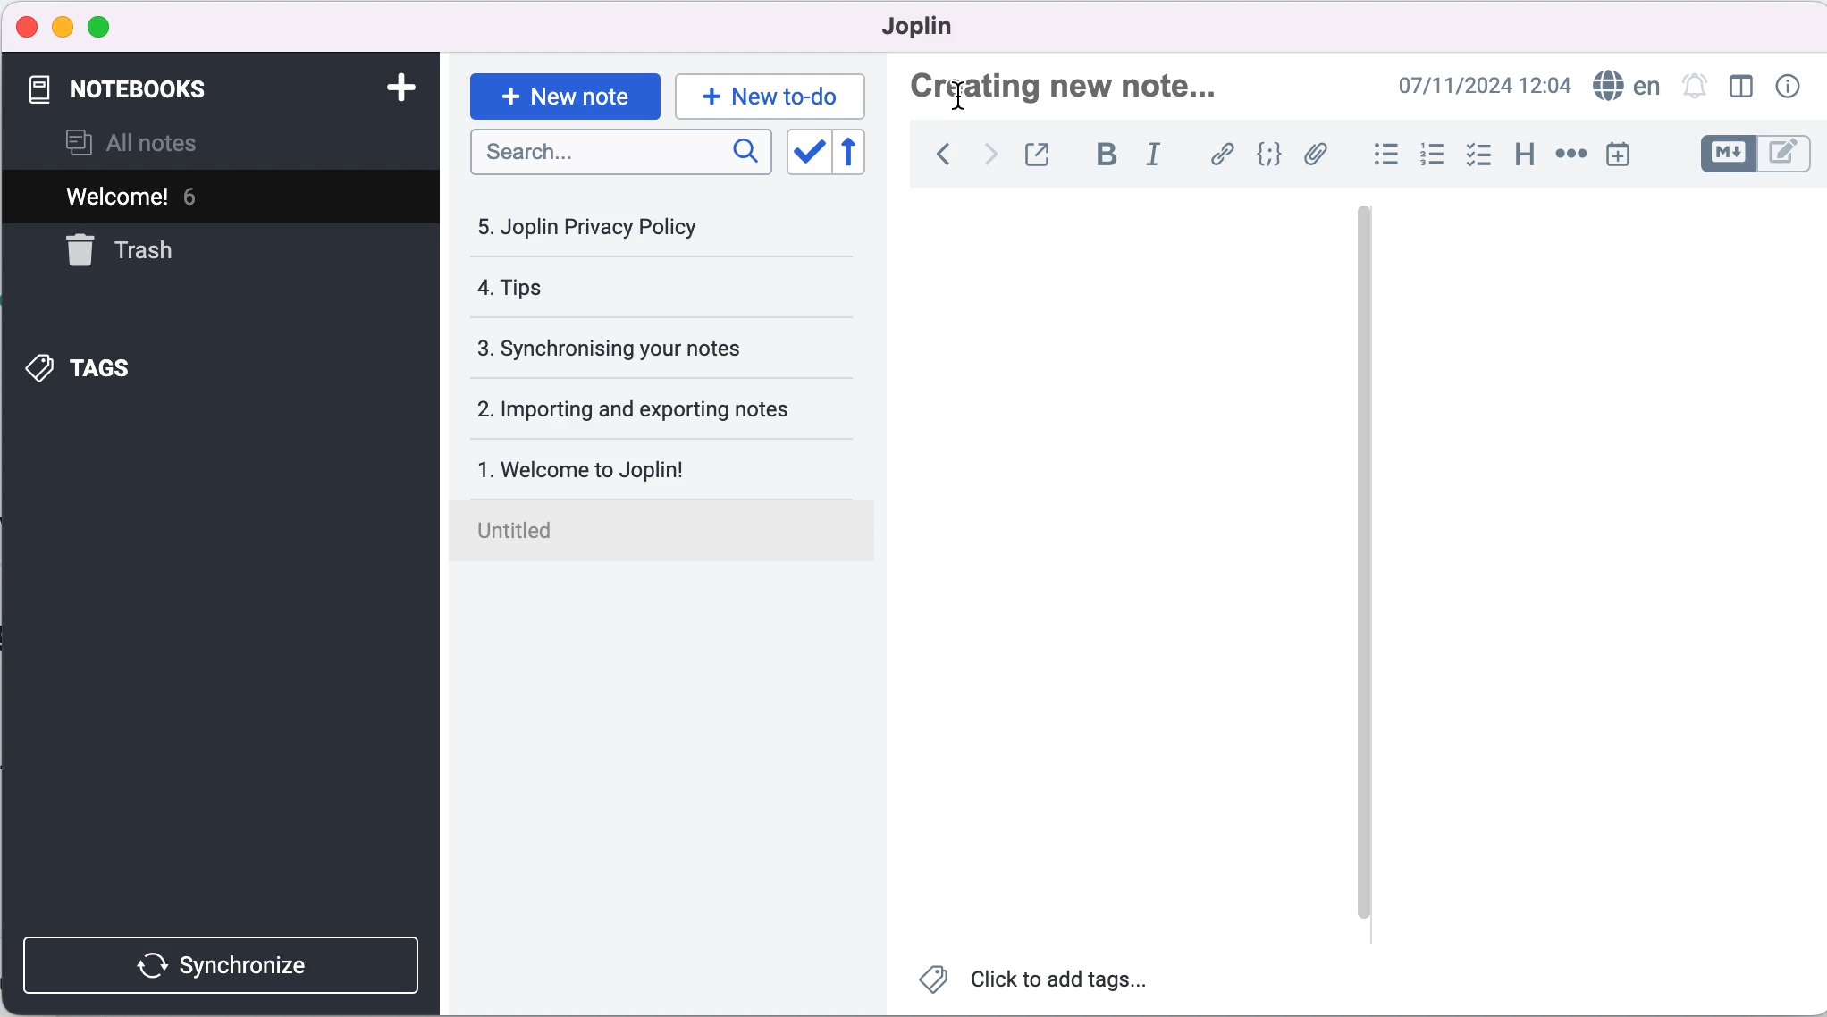  What do you see at coordinates (1694, 87) in the screenshot?
I see `set alarm` at bounding box center [1694, 87].